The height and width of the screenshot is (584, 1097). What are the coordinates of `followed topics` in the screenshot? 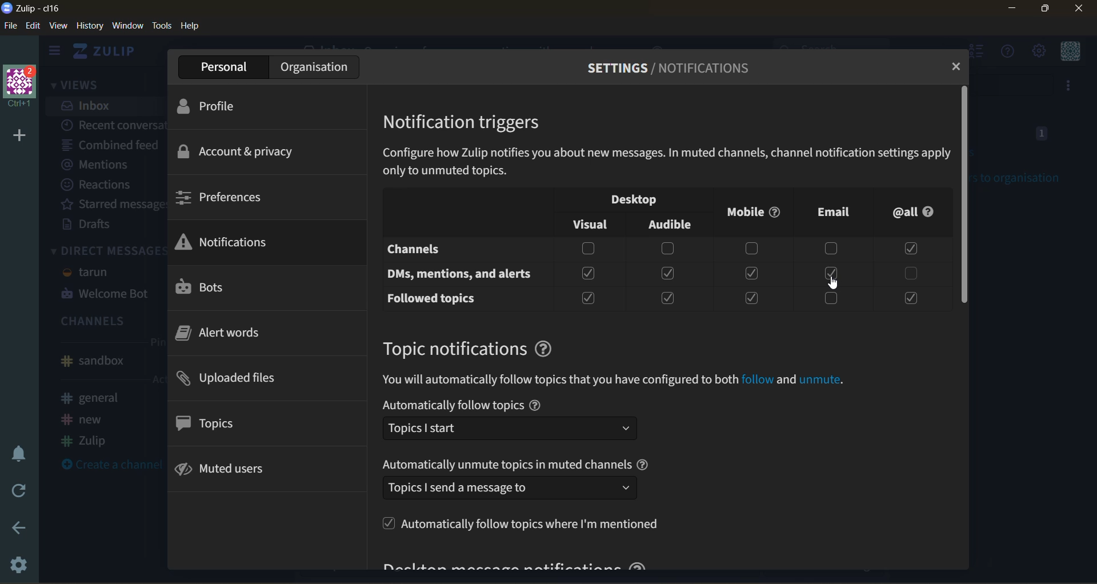 It's located at (431, 298).